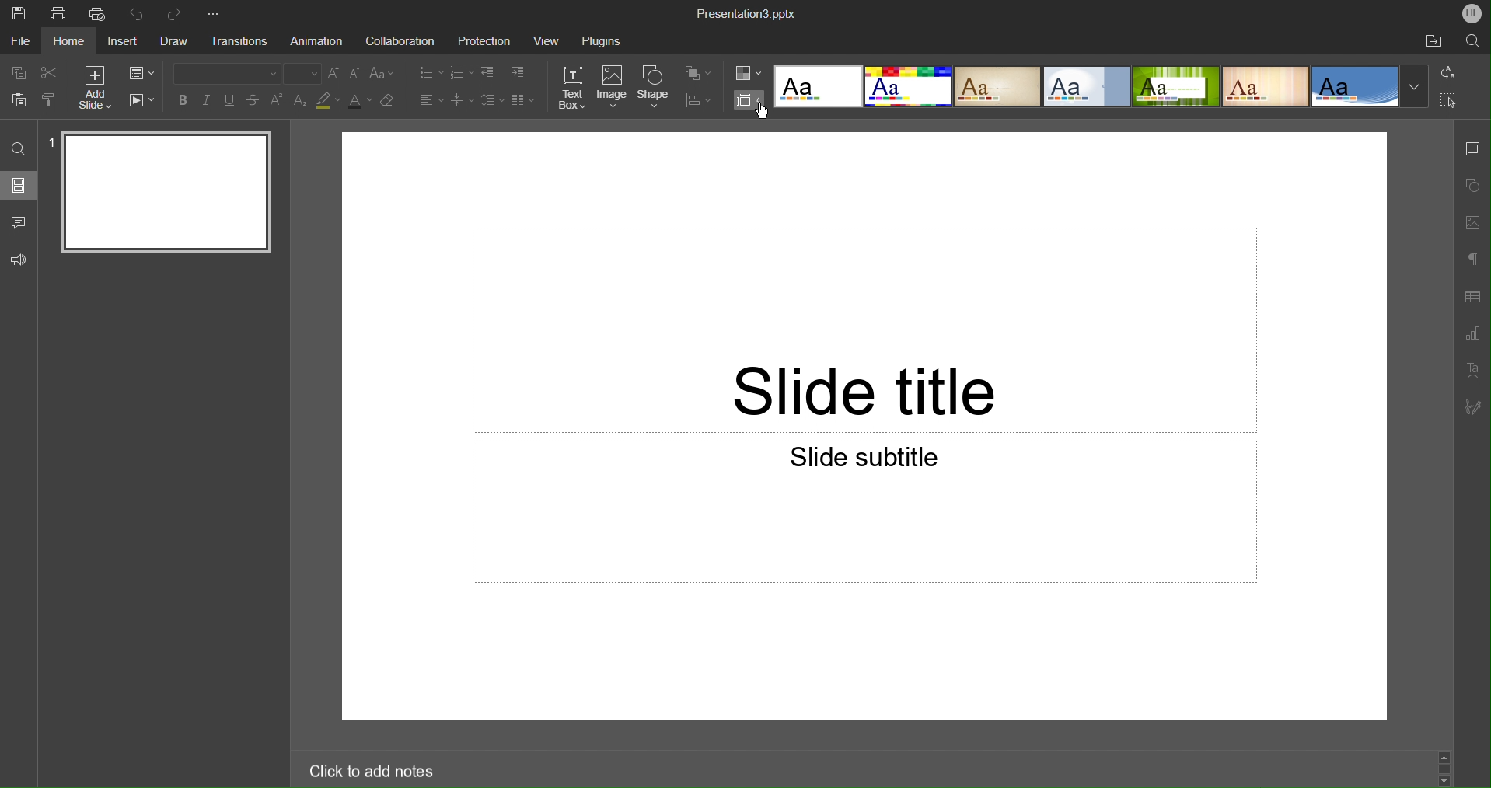 The height and width of the screenshot is (788, 1491). Describe the element at coordinates (254, 101) in the screenshot. I see `Strikethrough` at that location.